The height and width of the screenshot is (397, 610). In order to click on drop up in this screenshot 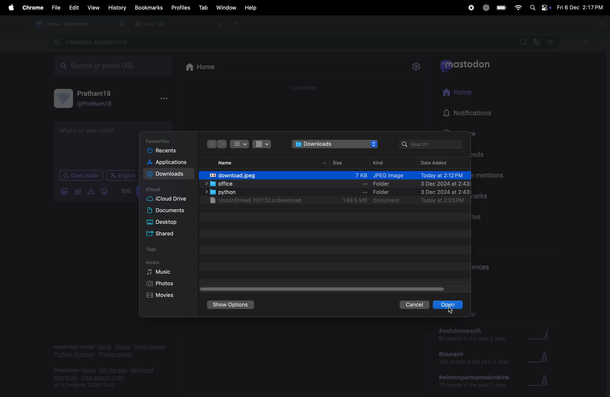, I will do `click(325, 162)`.